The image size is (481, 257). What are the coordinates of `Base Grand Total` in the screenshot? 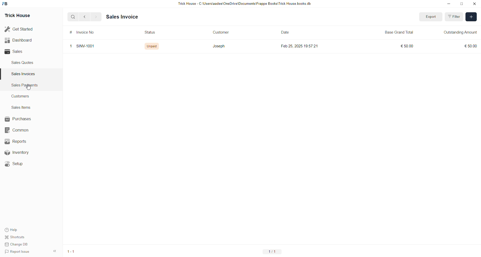 It's located at (400, 32).